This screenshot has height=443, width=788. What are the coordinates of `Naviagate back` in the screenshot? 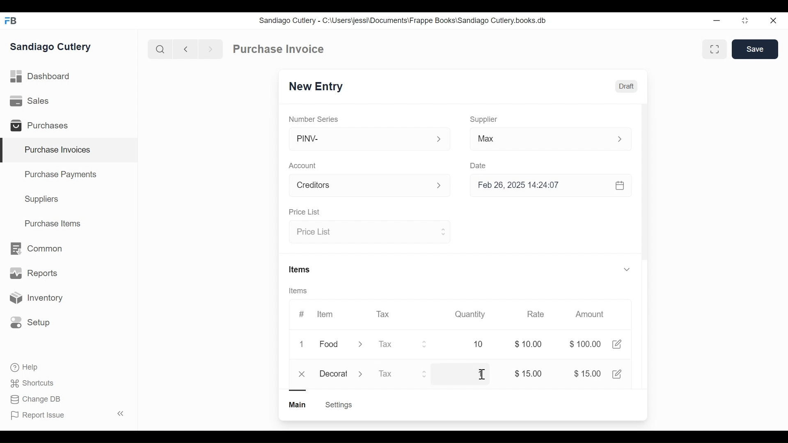 It's located at (186, 48).